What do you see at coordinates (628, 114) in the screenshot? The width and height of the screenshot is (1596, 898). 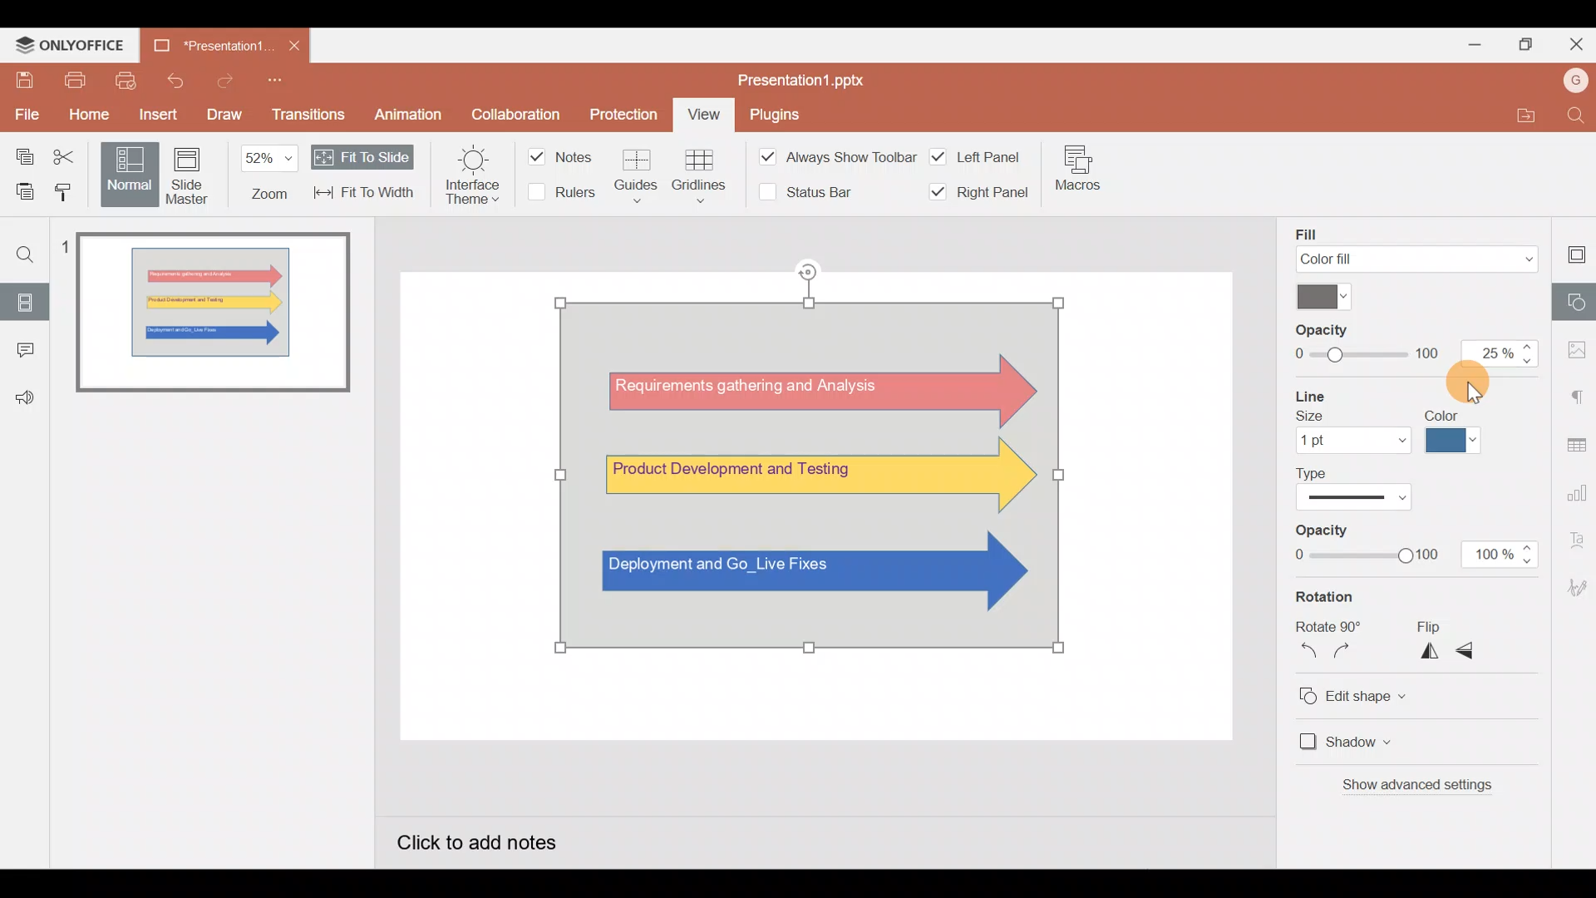 I see `Protection` at bounding box center [628, 114].